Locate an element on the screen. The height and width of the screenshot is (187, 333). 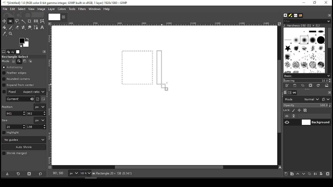
units is located at coordinates (40, 120).